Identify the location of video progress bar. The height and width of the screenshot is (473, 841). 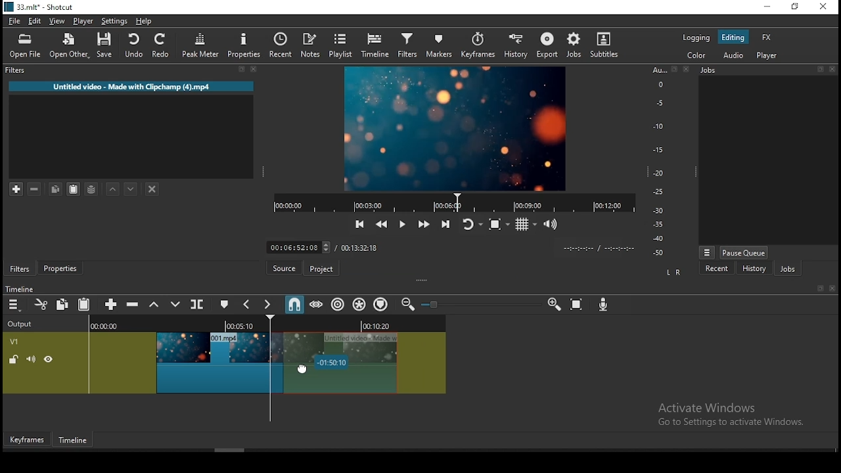
(449, 203).